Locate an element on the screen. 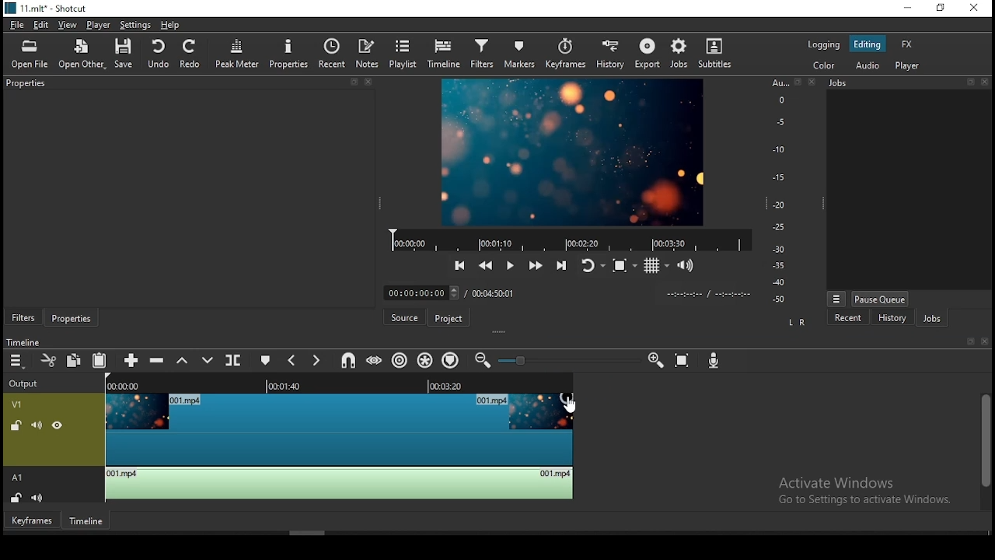 This screenshot has height=560, width=995. zoom timeline to fit is located at coordinates (683, 361).